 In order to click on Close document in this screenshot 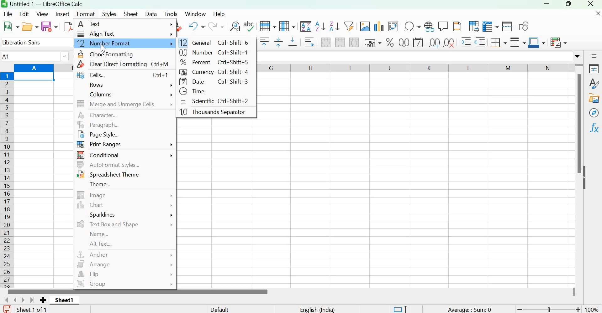, I will do `click(594, 16)`.